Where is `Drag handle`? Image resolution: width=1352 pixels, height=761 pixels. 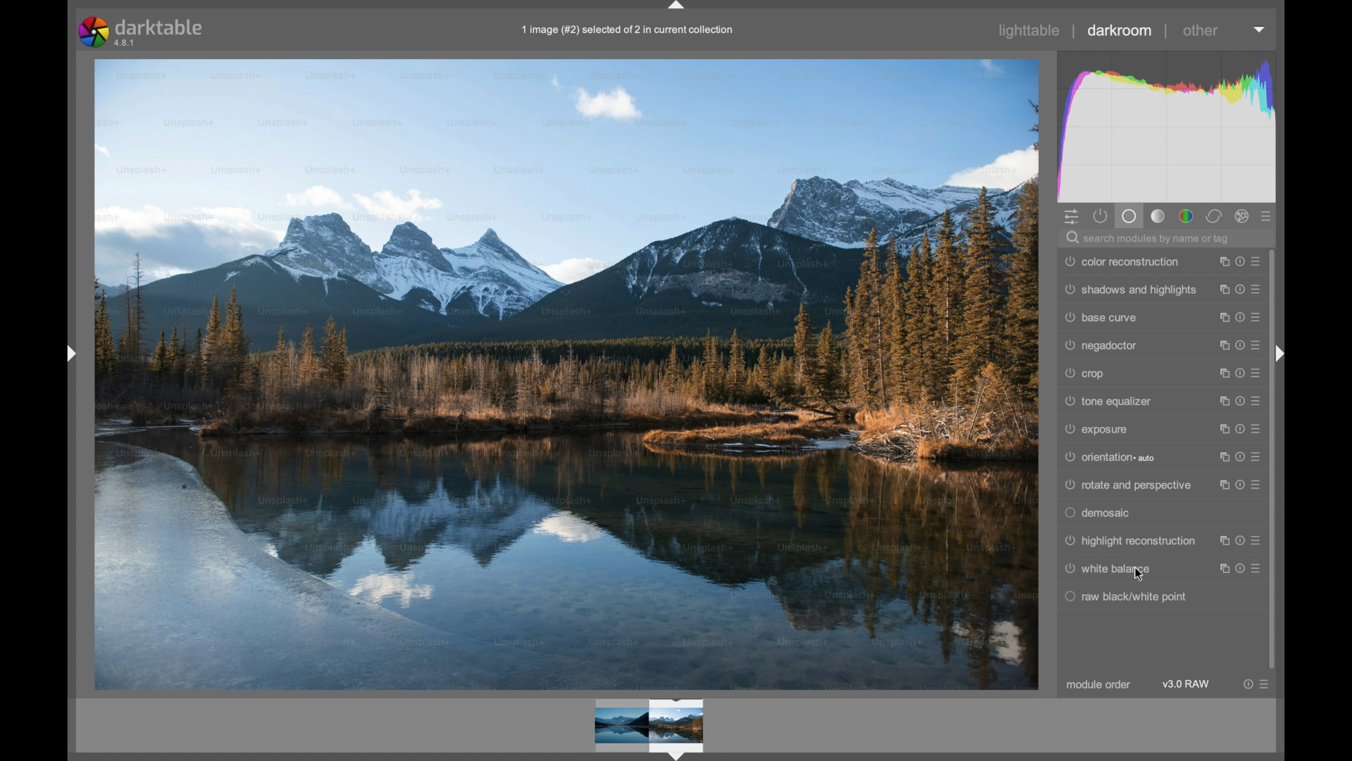
Drag handle is located at coordinates (1283, 354).